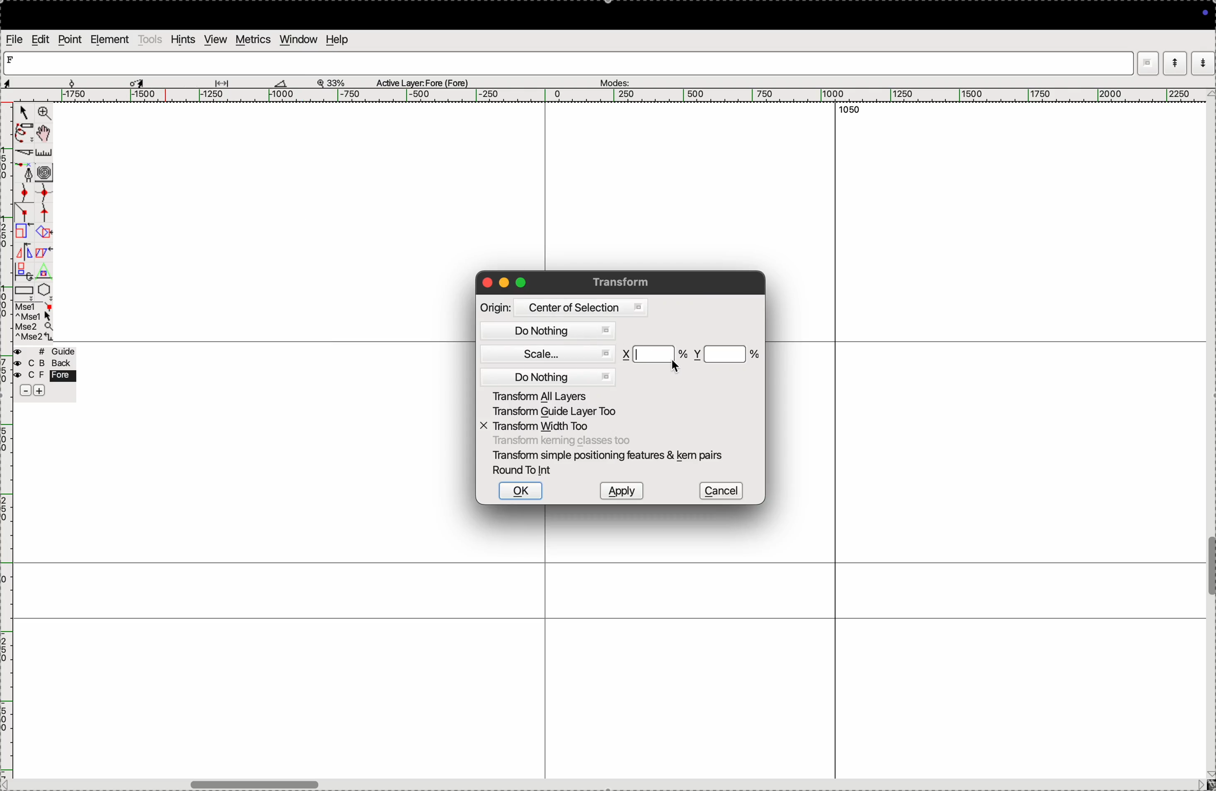  I want to click on maximize, so click(521, 282).